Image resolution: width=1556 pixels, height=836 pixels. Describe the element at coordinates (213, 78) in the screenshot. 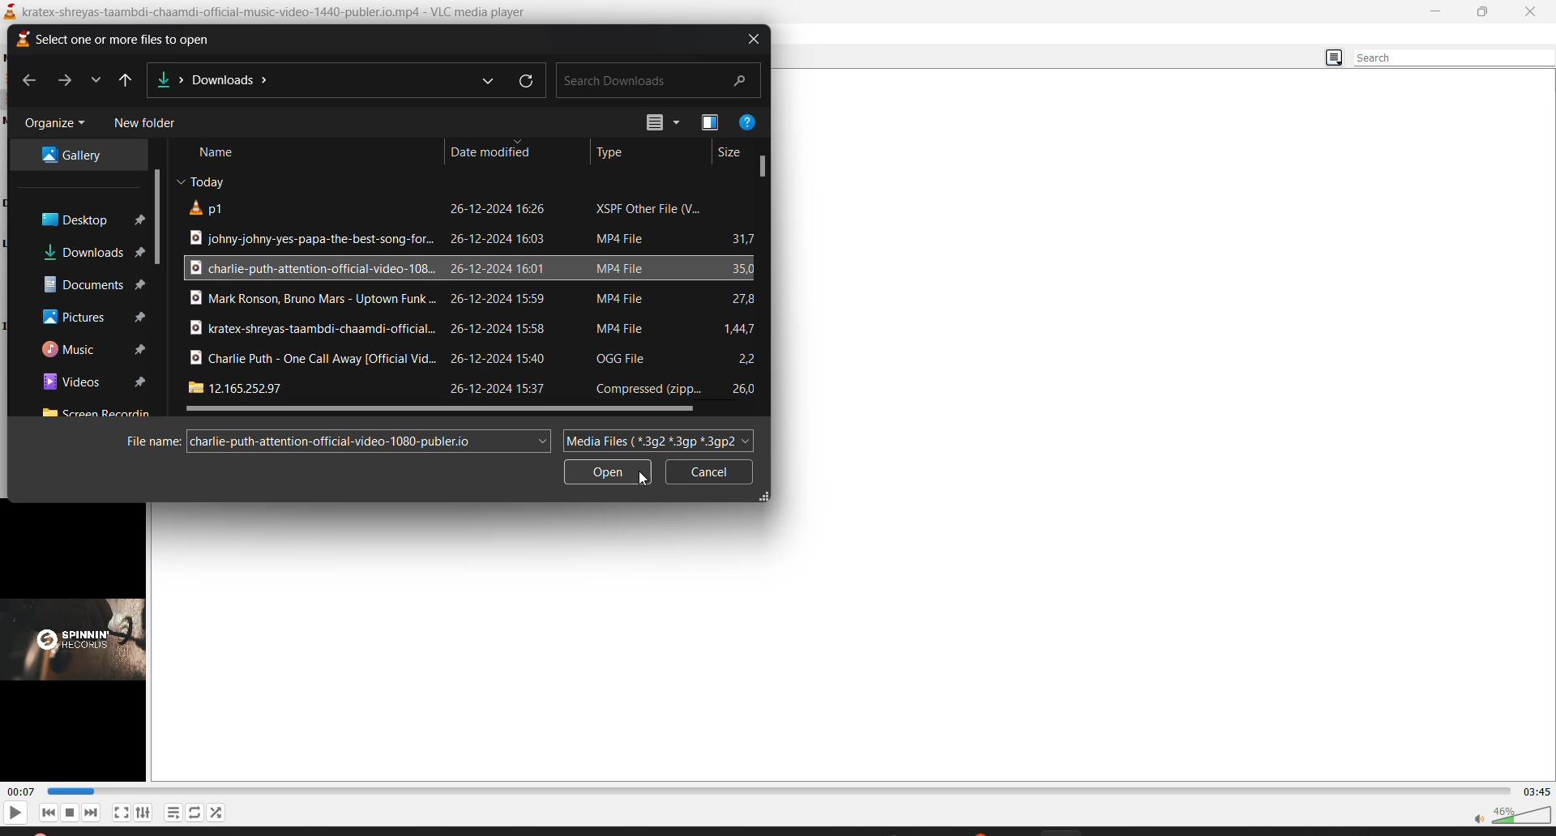

I see `file location` at that location.